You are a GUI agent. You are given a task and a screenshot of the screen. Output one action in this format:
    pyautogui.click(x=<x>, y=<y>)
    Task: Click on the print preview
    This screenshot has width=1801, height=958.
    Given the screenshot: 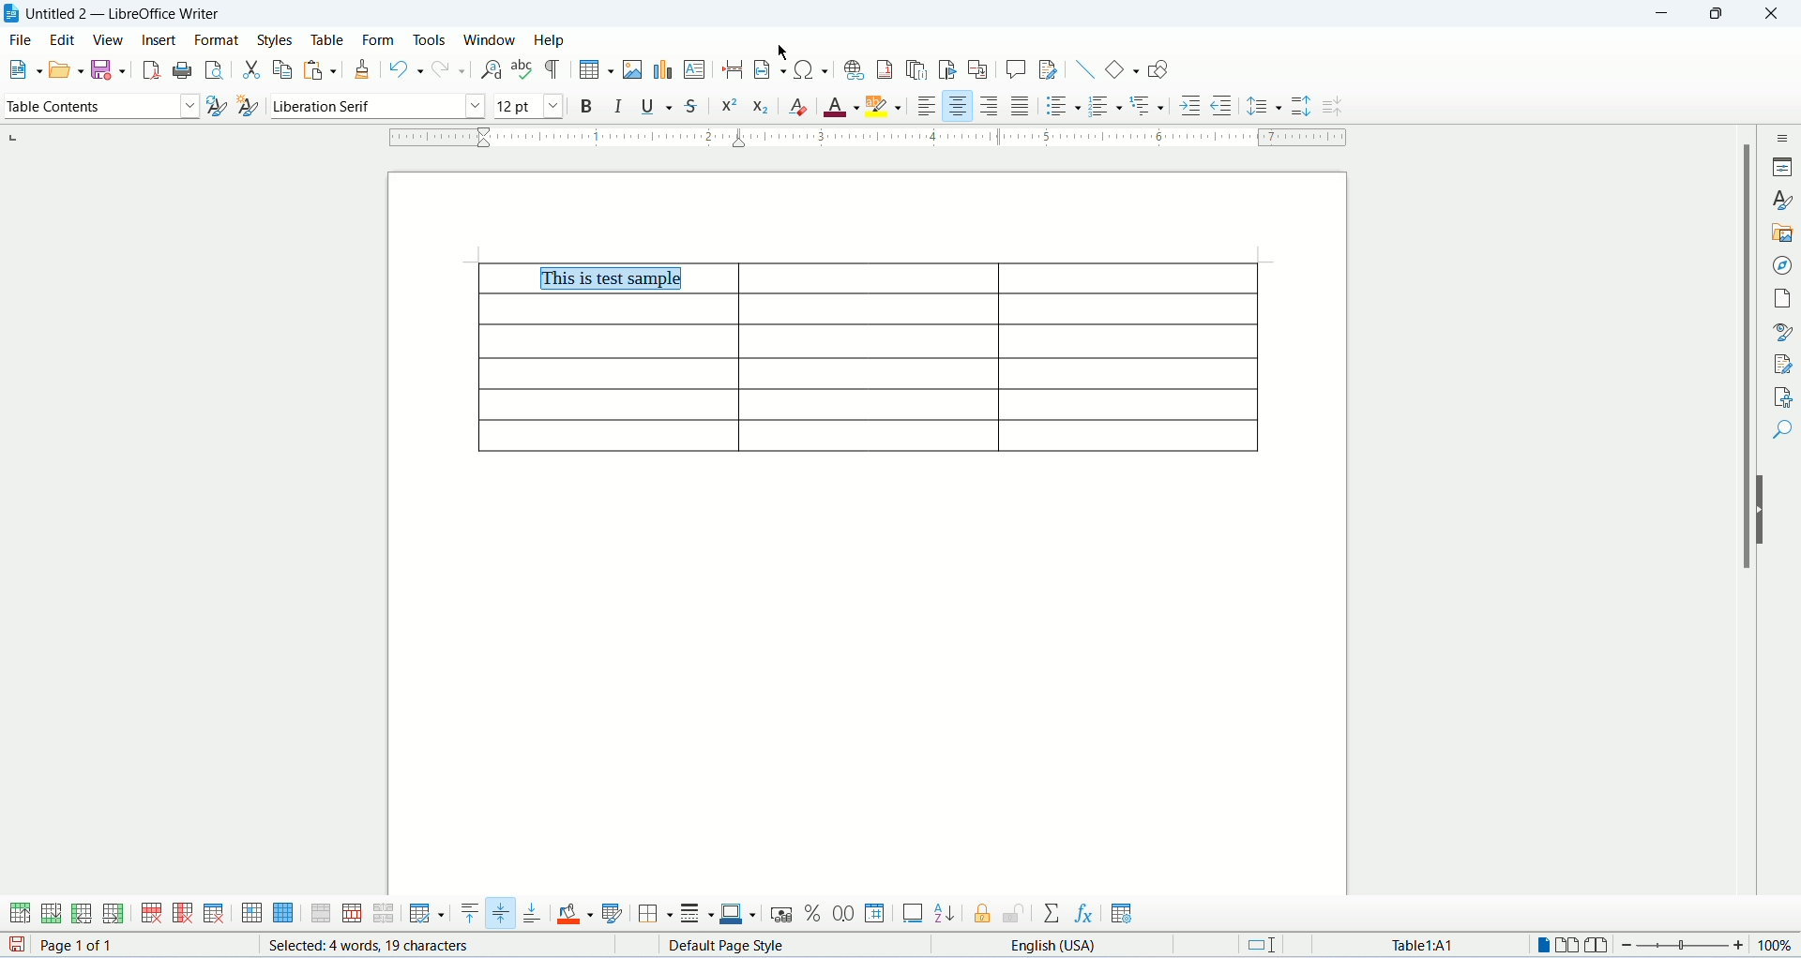 What is the action you would take?
    pyautogui.click(x=214, y=69)
    